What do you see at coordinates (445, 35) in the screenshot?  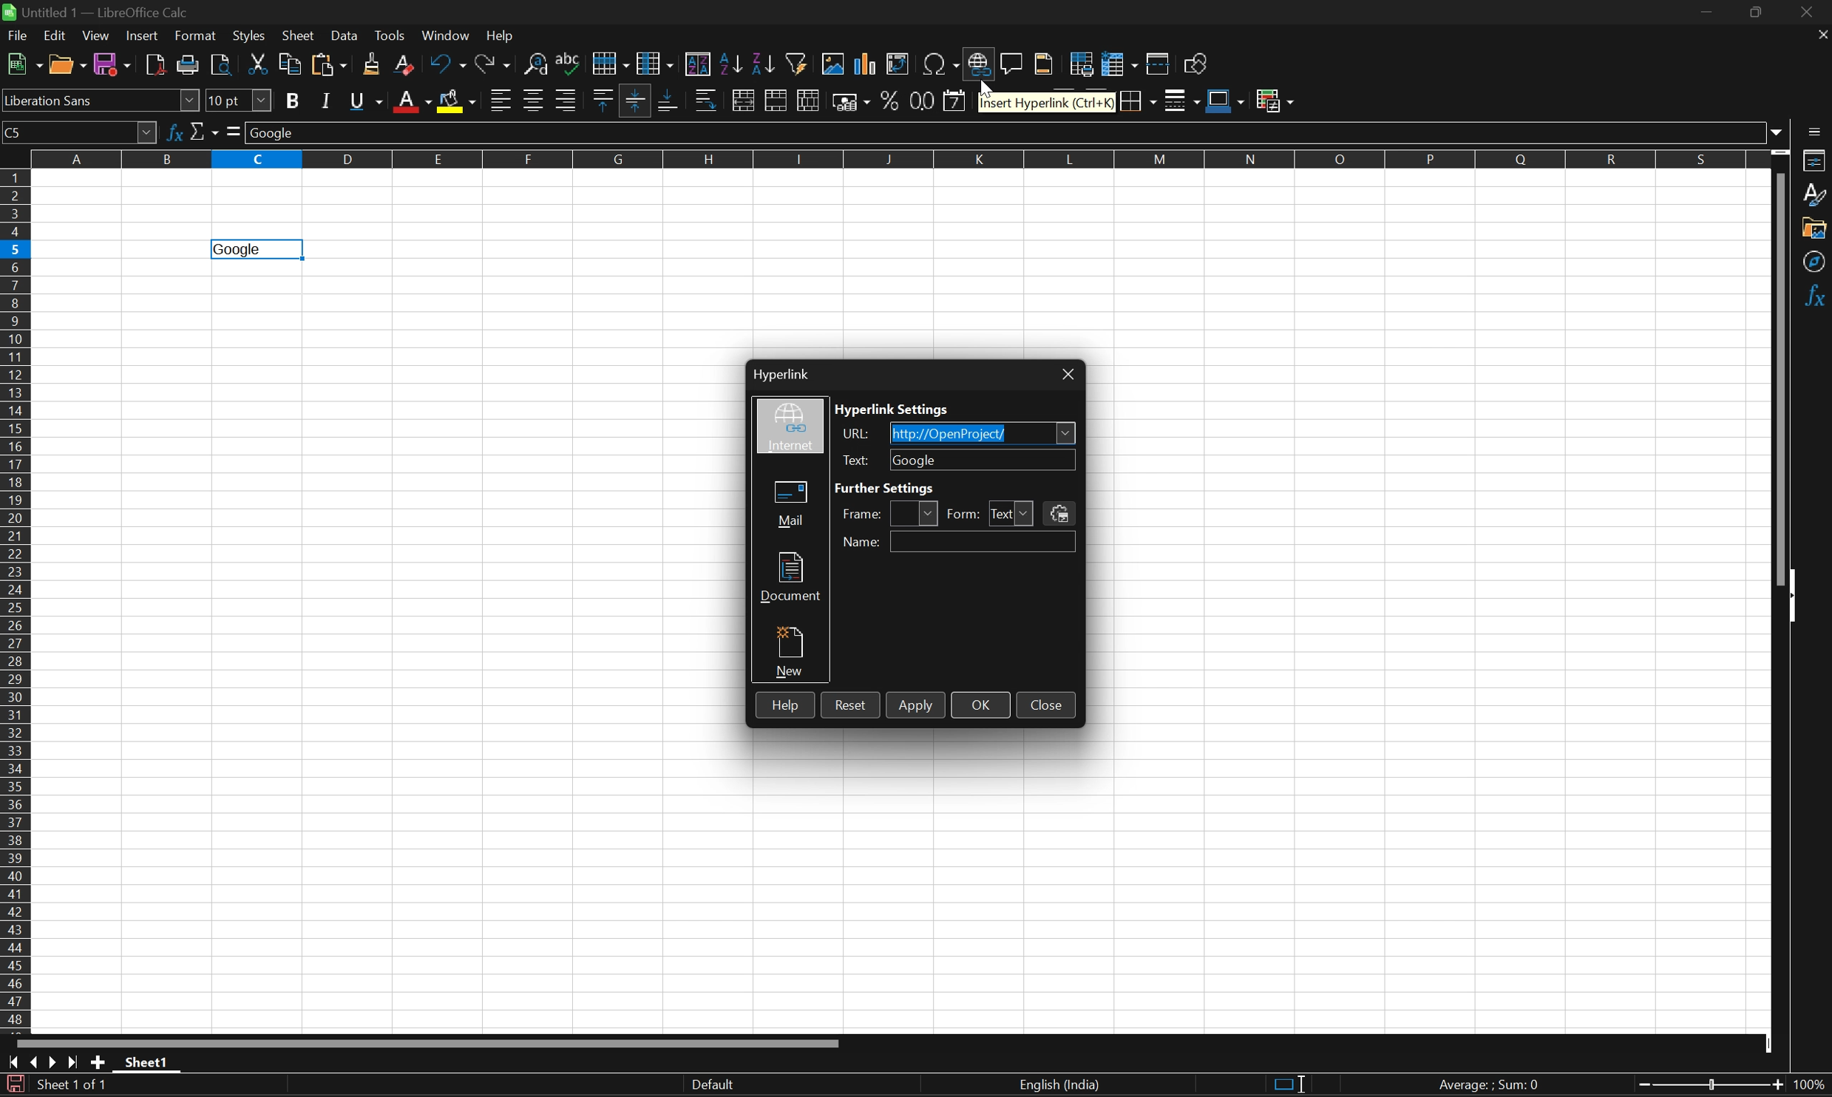 I see `Windows` at bounding box center [445, 35].